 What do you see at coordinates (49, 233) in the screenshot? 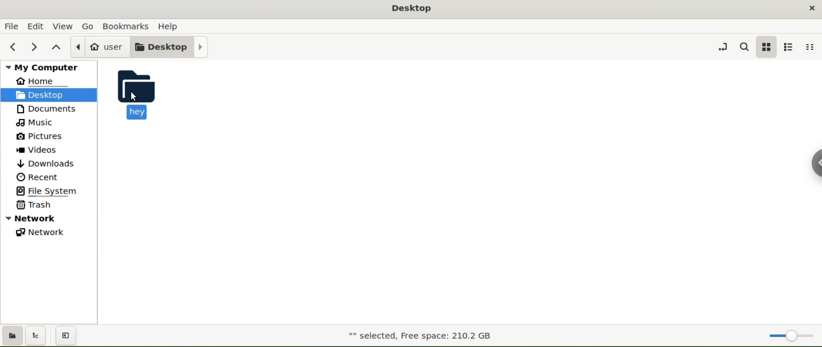
I see `network` at bounding box center [49, 233].